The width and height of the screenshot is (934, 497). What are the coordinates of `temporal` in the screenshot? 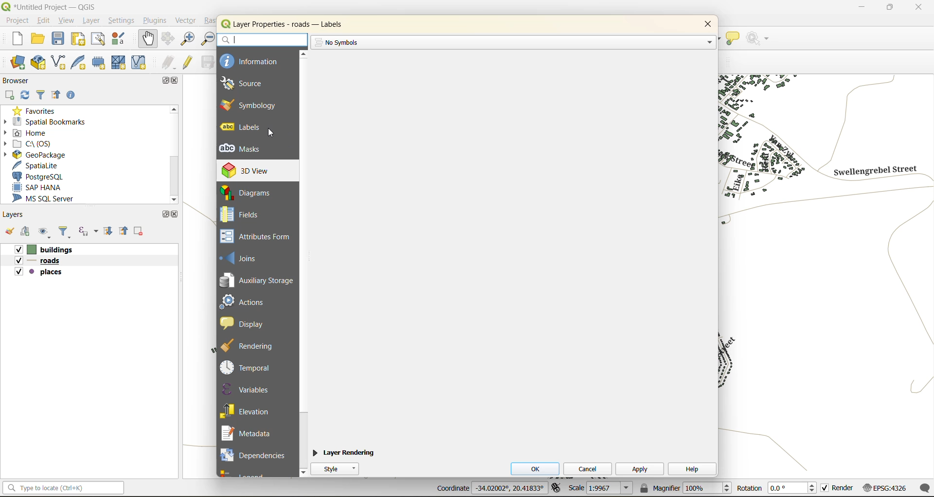 It's located at (249, 368).